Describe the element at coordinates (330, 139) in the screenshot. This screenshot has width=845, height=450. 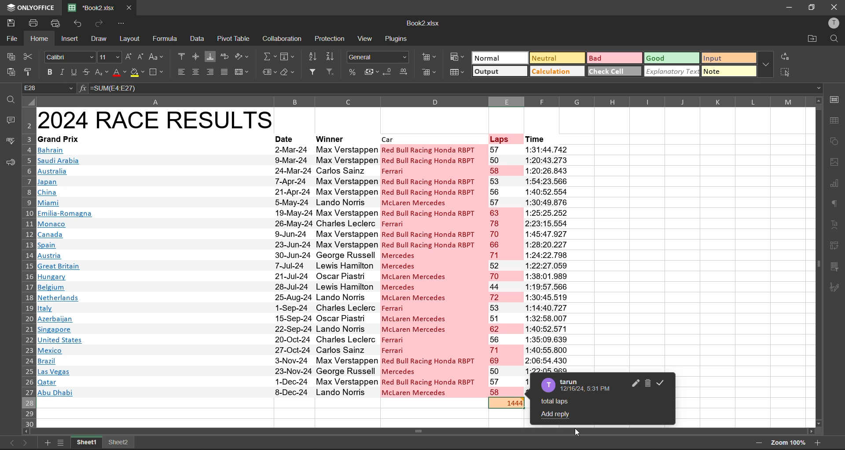
I see `winner` at that location.